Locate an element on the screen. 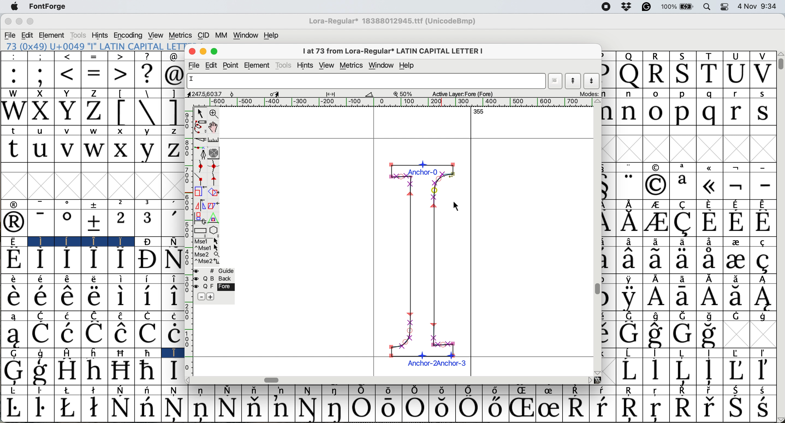 This screenshot has width=785, height=423. Symbol is located at coordinates (68, 407).